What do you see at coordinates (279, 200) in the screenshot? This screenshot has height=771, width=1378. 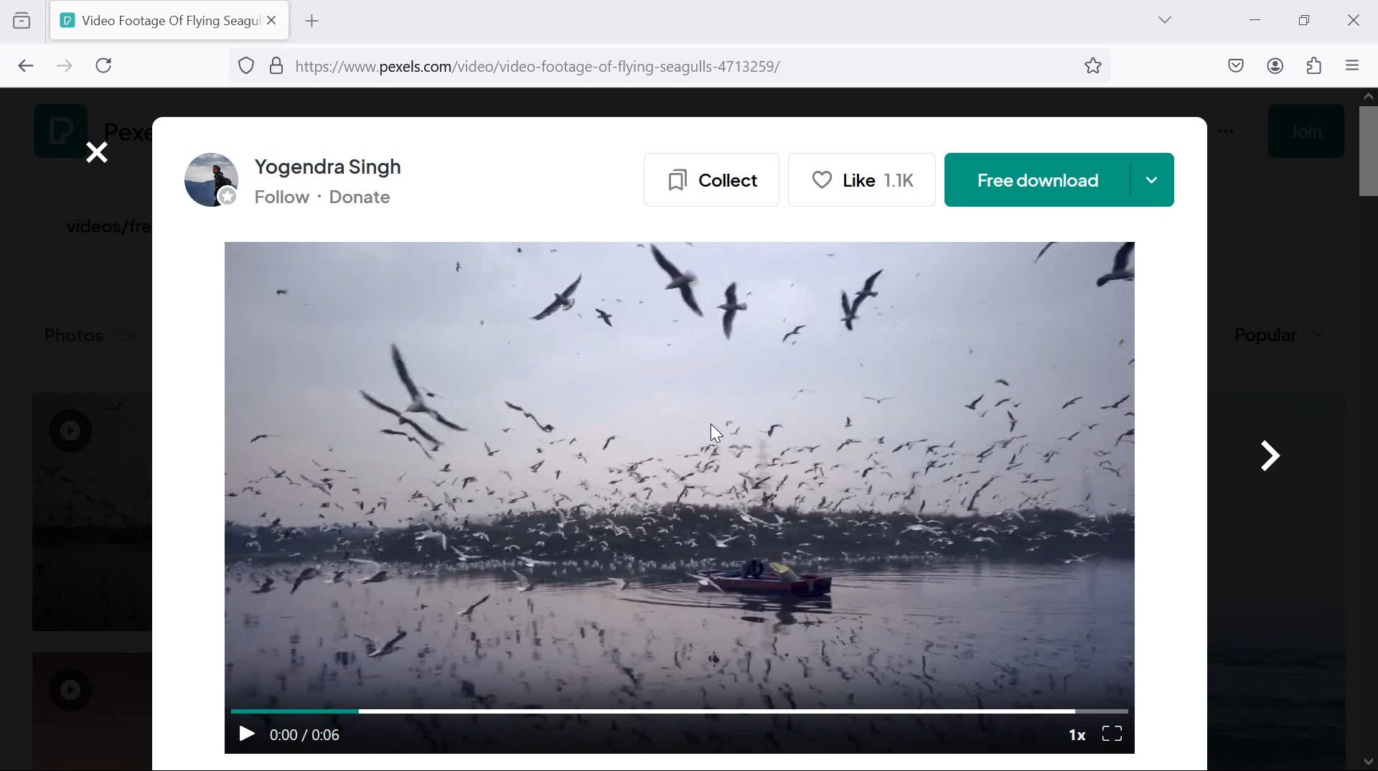 I see `Follow` at bounding box center [279, 200].